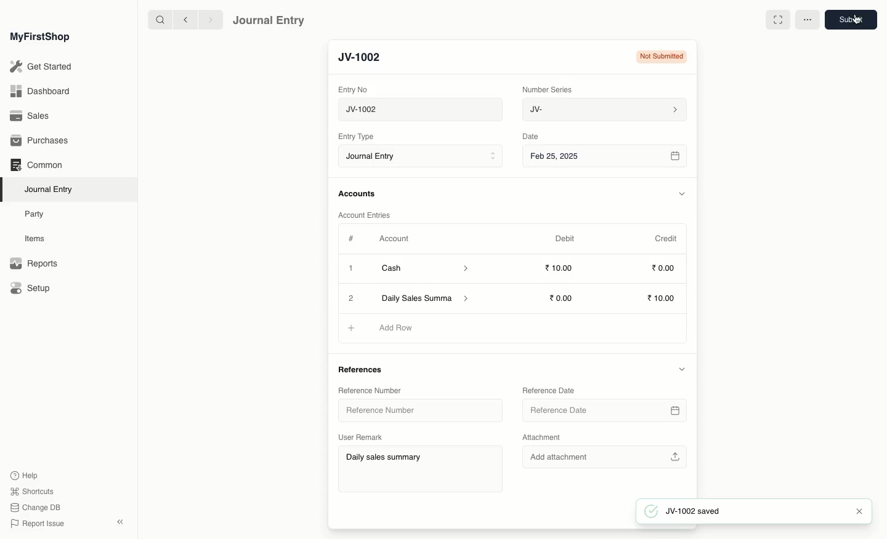 This screenshot has height=539, width=887. Describe the element at coordinates (394, 239) in the screenshot. I see `Account` at that location.